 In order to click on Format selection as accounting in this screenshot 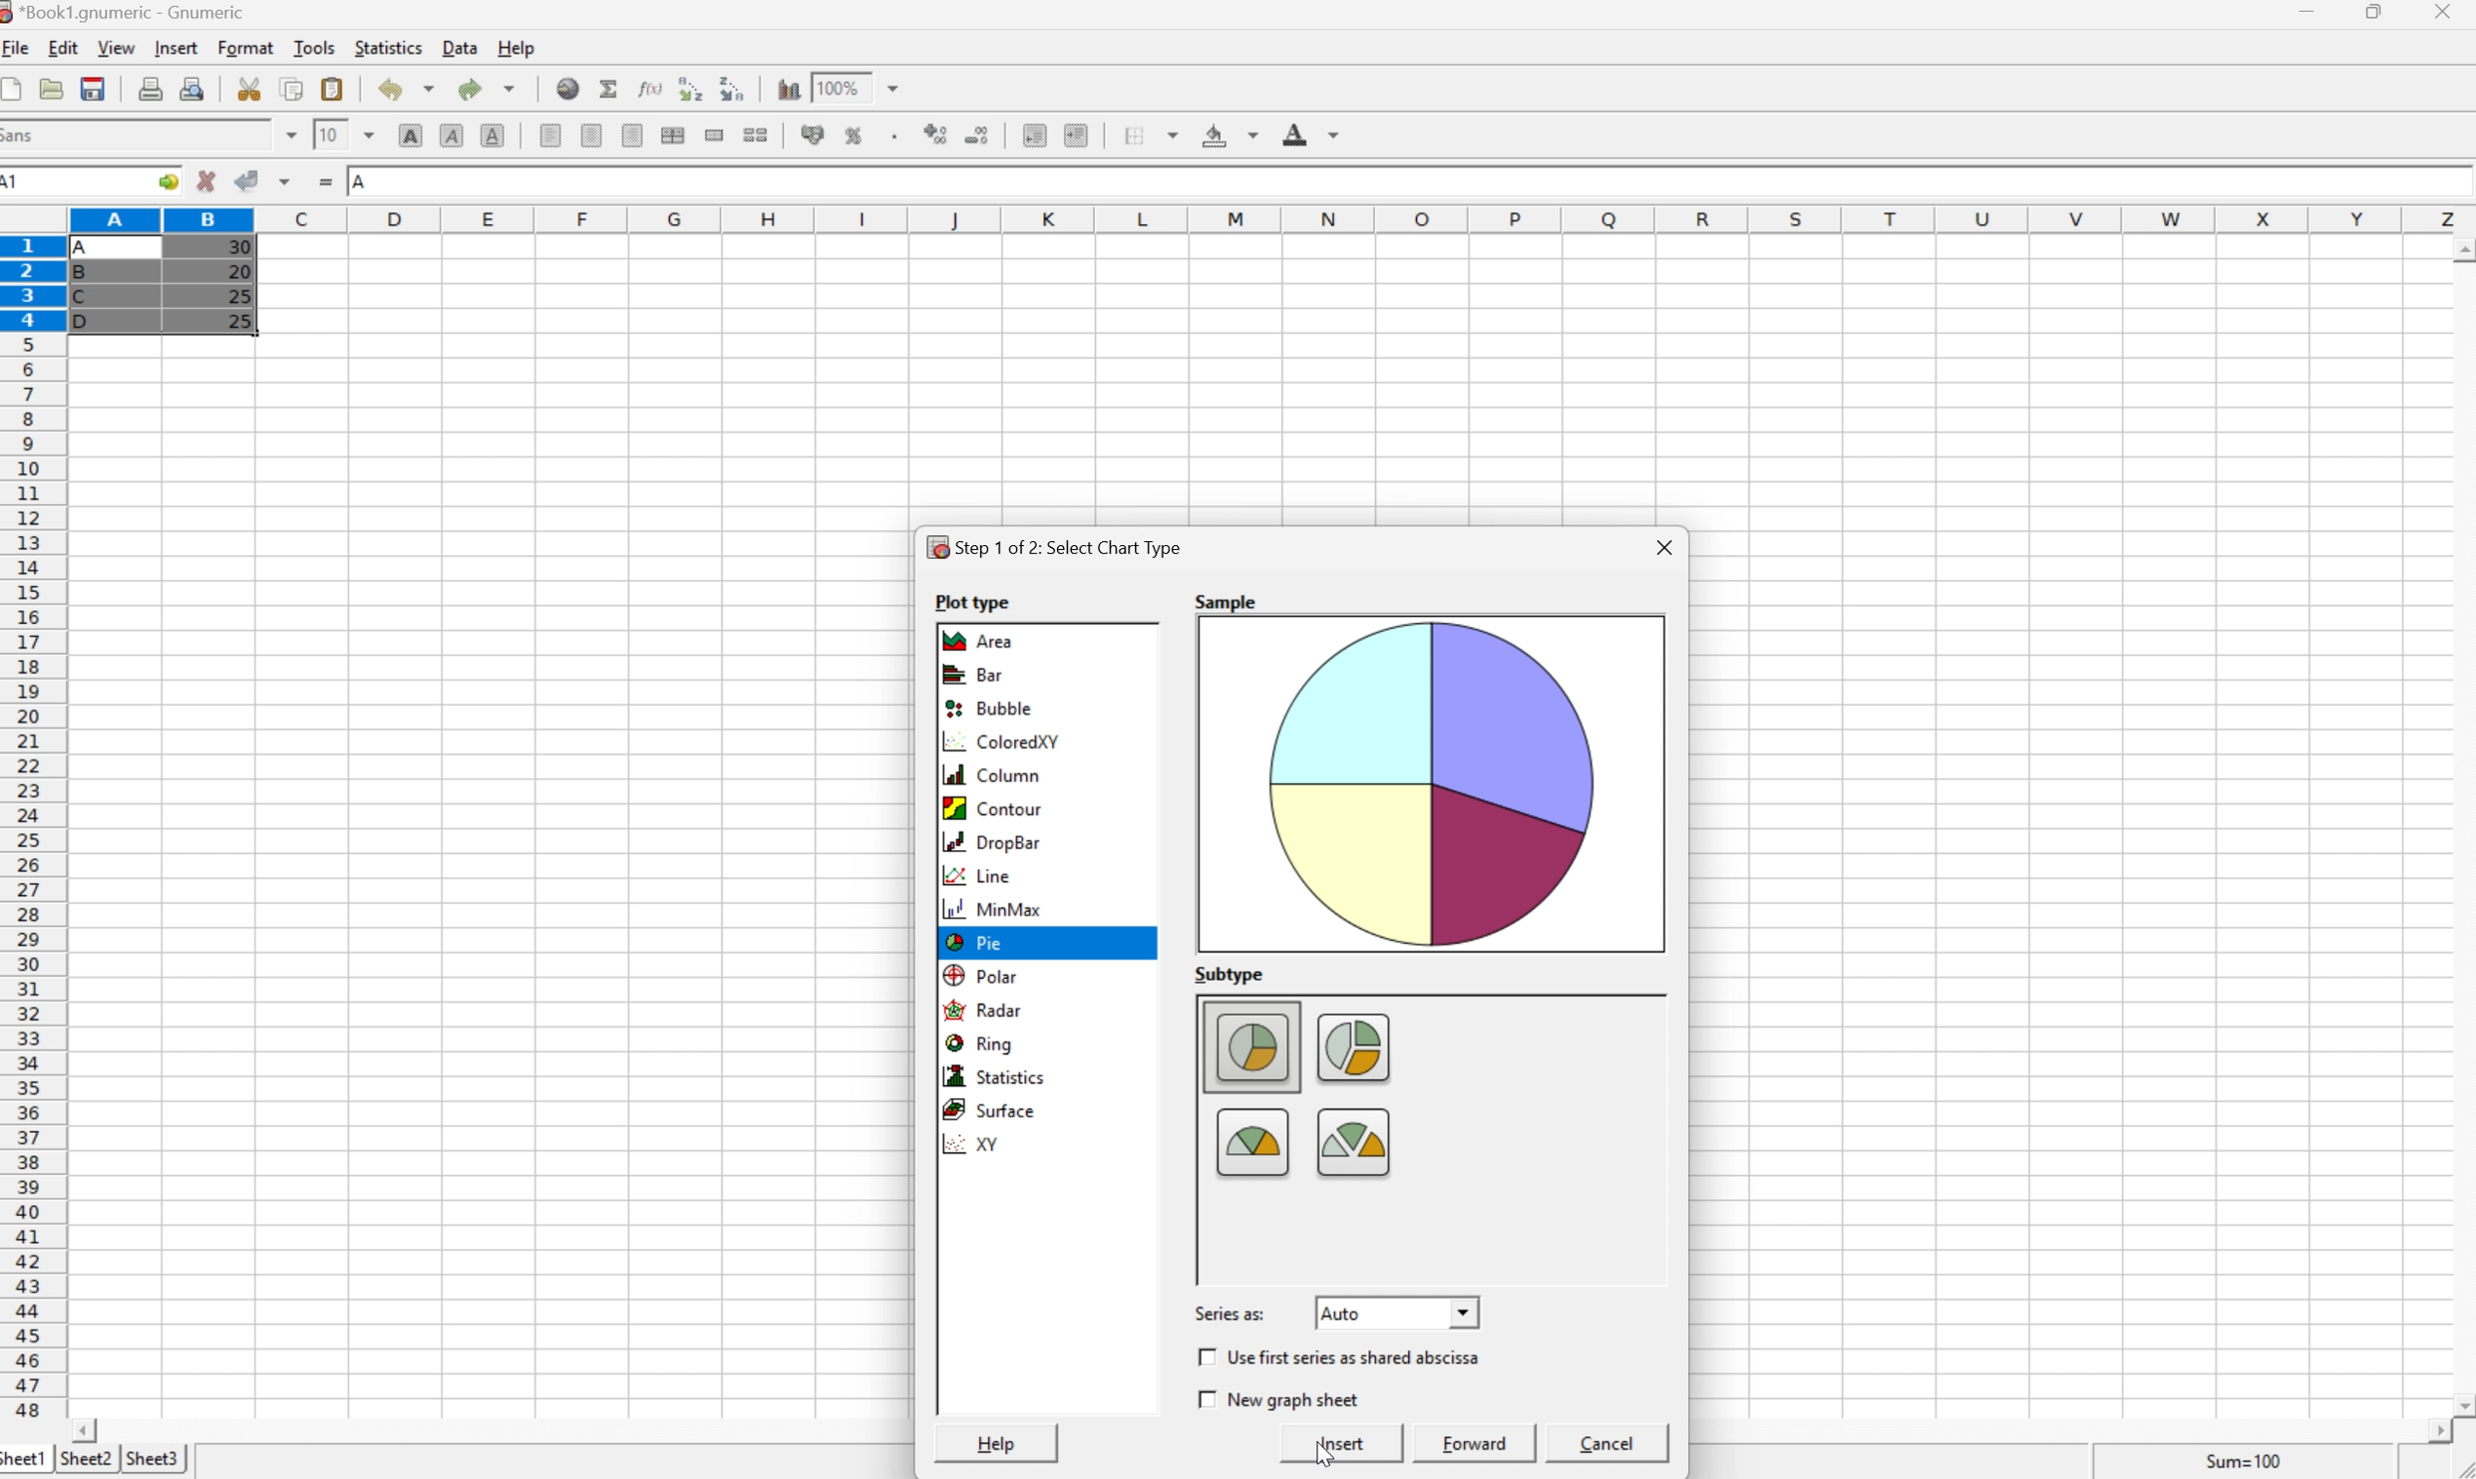, I will do `click(814, 134)`.